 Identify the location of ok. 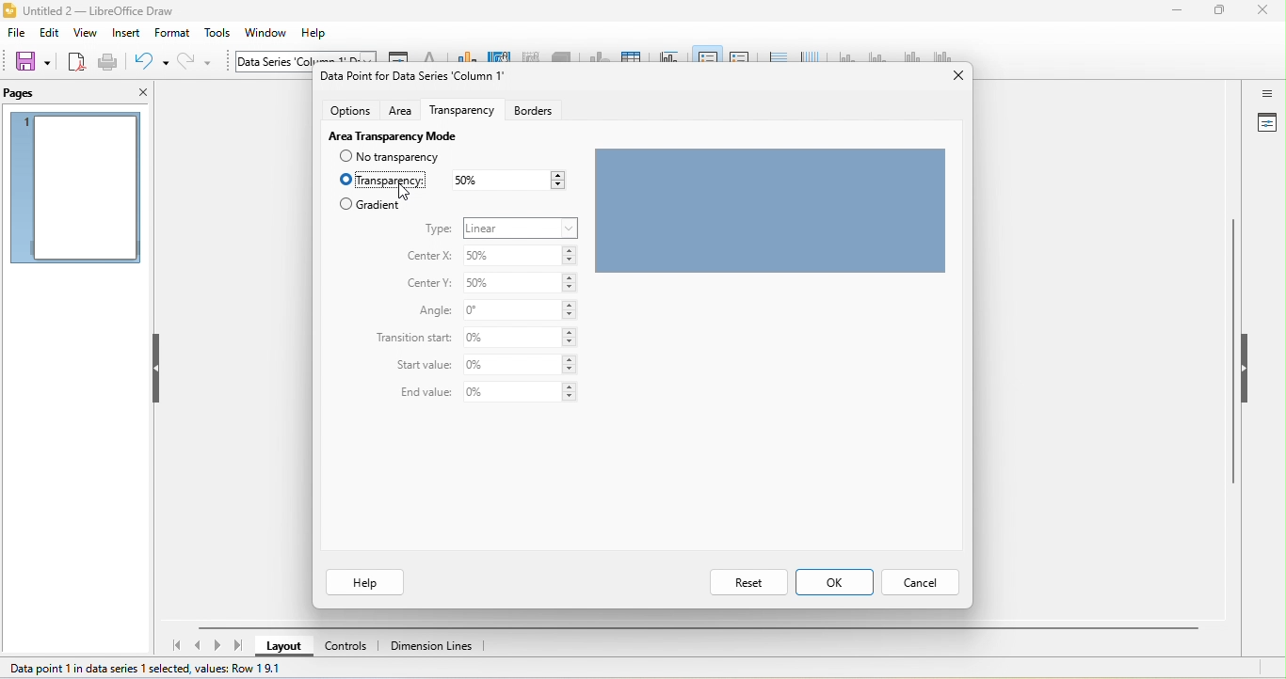
(837, 582).